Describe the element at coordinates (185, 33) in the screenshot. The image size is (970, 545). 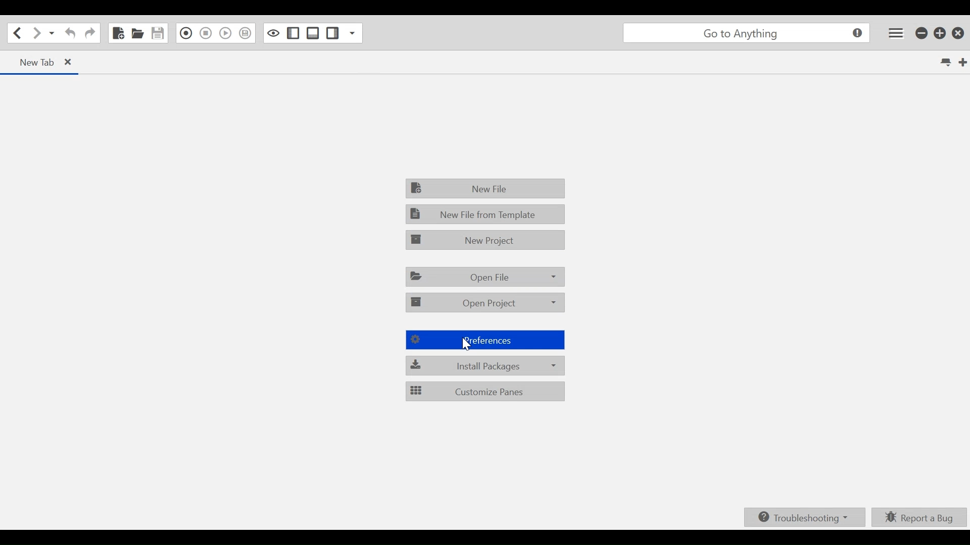
I see `Recording in Macro` at that location.